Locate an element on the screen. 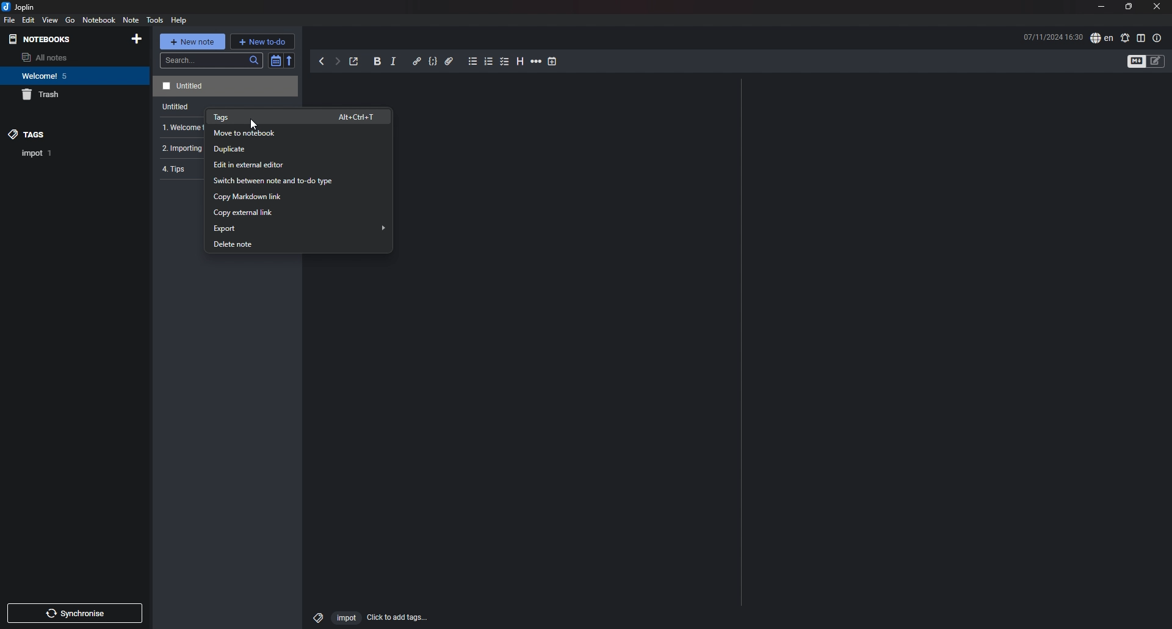  HELP is located at coordinates (179, 20).